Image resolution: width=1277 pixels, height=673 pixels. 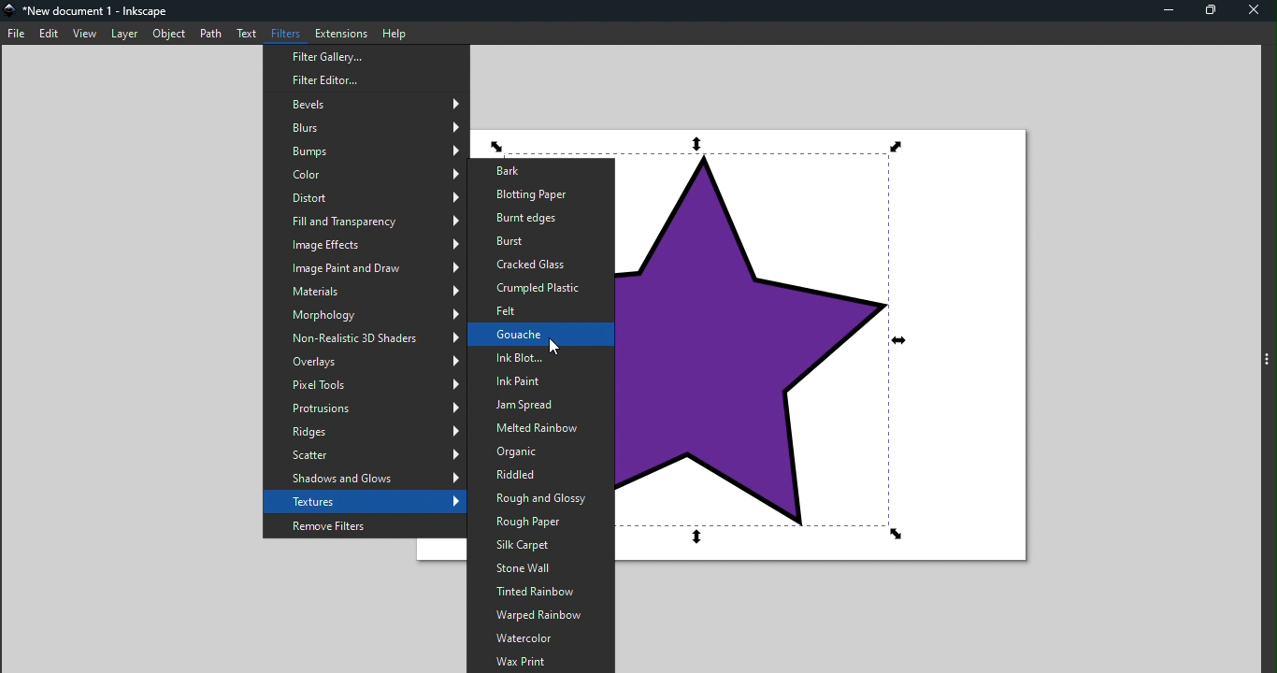 What do you see at coordinates (537, 500) in the screenshot?
I see `Rough and glossy` at bounding box center [537, 500].